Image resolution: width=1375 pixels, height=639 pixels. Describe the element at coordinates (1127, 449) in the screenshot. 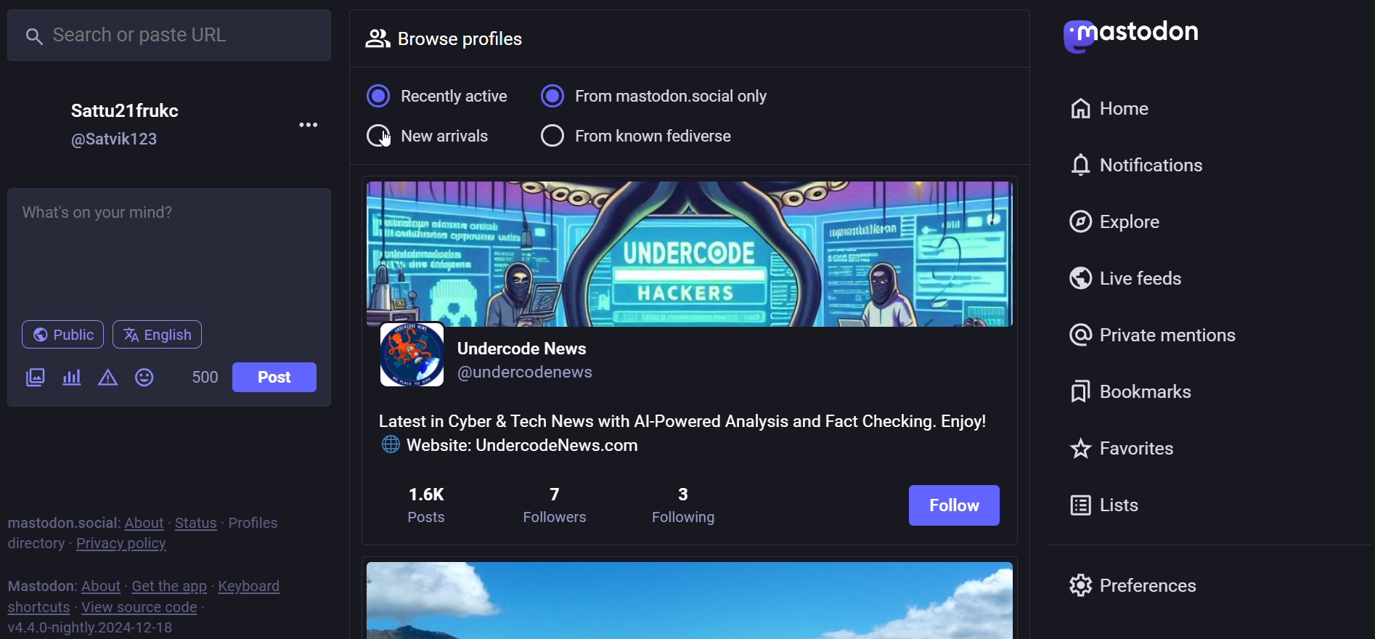

I see `favorites` at that location.